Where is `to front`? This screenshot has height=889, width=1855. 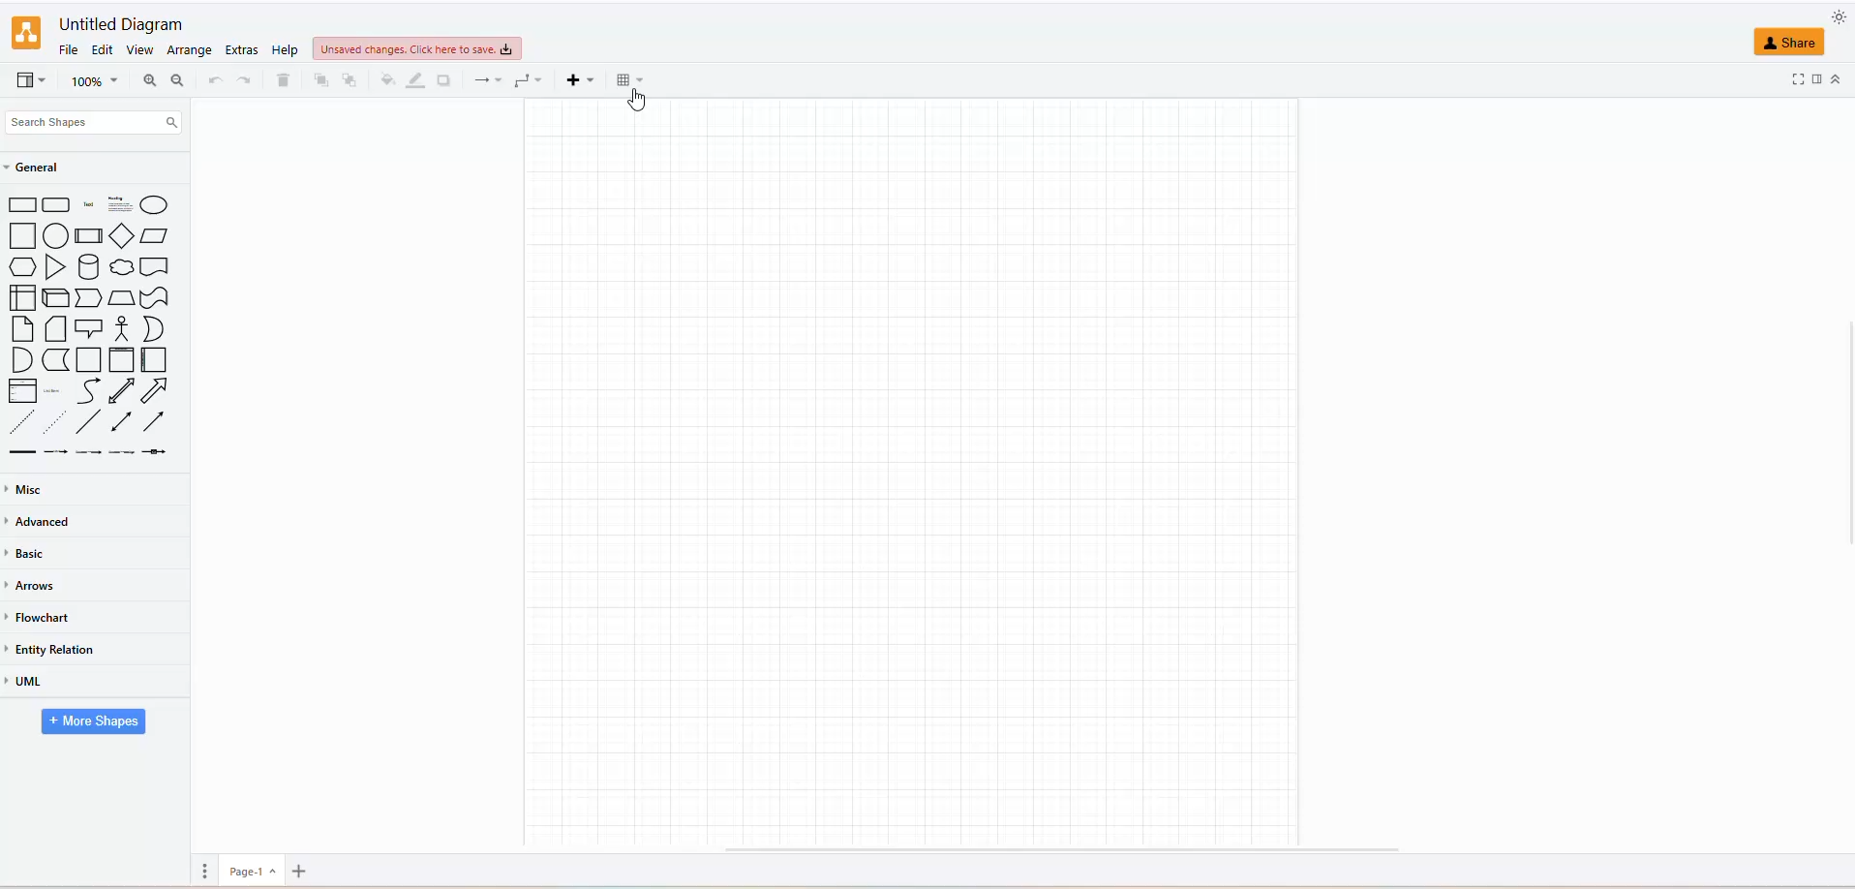
to front is located at coordinates (350, 80).